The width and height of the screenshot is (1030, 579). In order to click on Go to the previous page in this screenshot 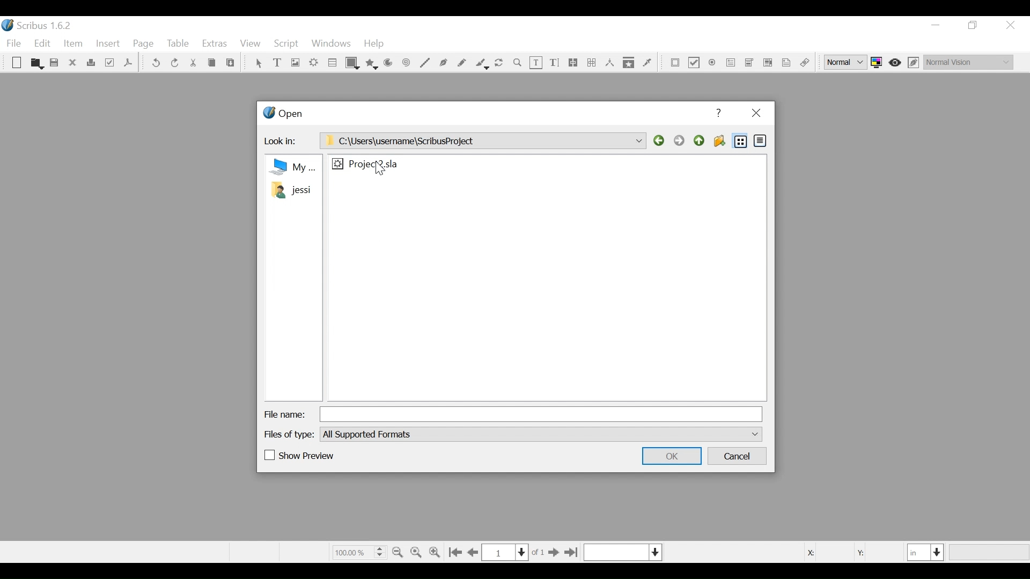, I will do `click(475, 553)`.